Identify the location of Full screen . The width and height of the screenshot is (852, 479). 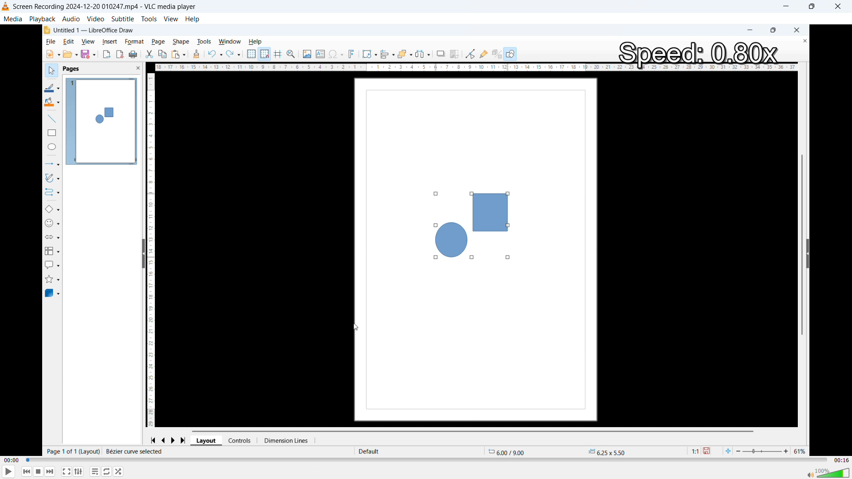
(67, 471).